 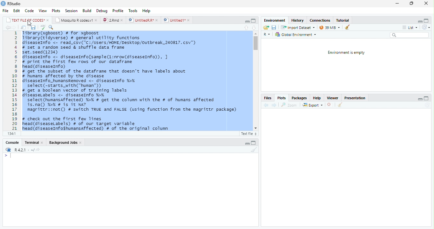 I want to click on Help, so click(x=147, y=11).